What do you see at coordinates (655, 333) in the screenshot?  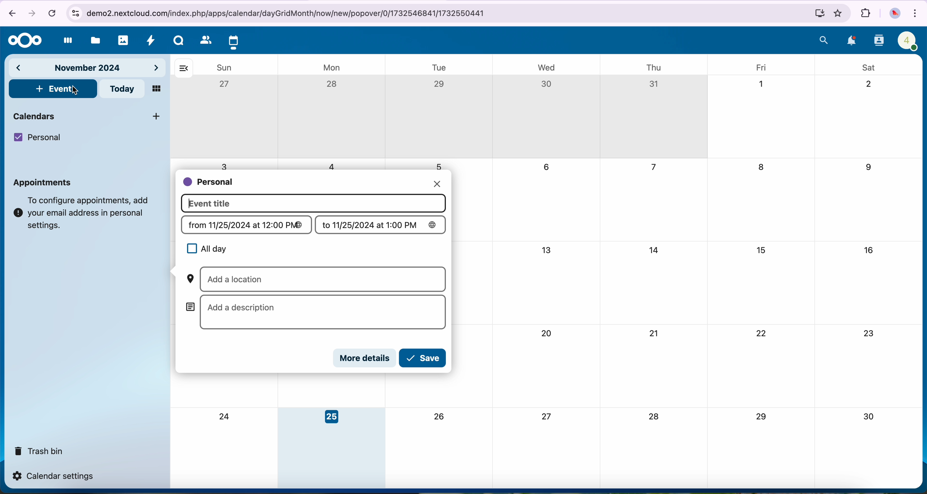 I see `21` at bounding box center [655, 333].